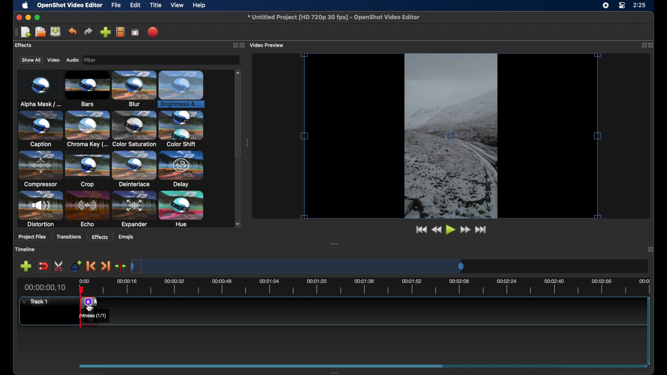  Describe the element at coordinates (134, 209) in the screenshot. I see `expander` at that location.